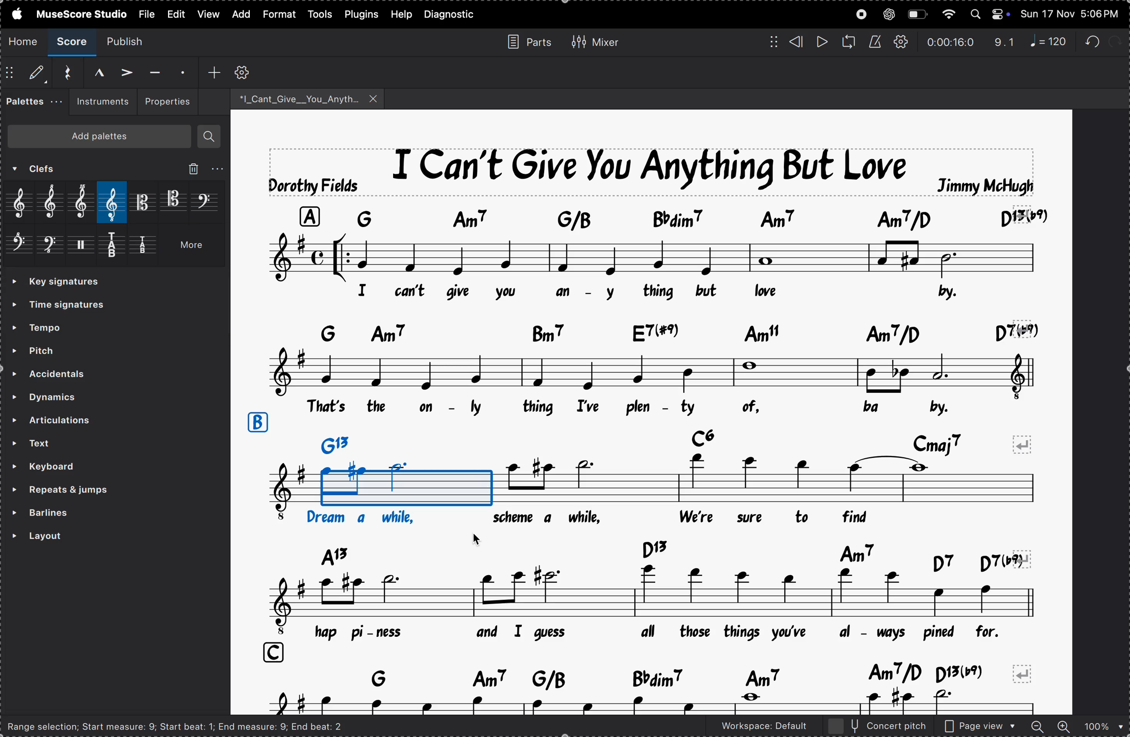 The image size is (1130, 737). What do you see at coordinates (50, 248) in the screenshot?
I see `bass clef 8 bassa` at bounding box center [50, 248].